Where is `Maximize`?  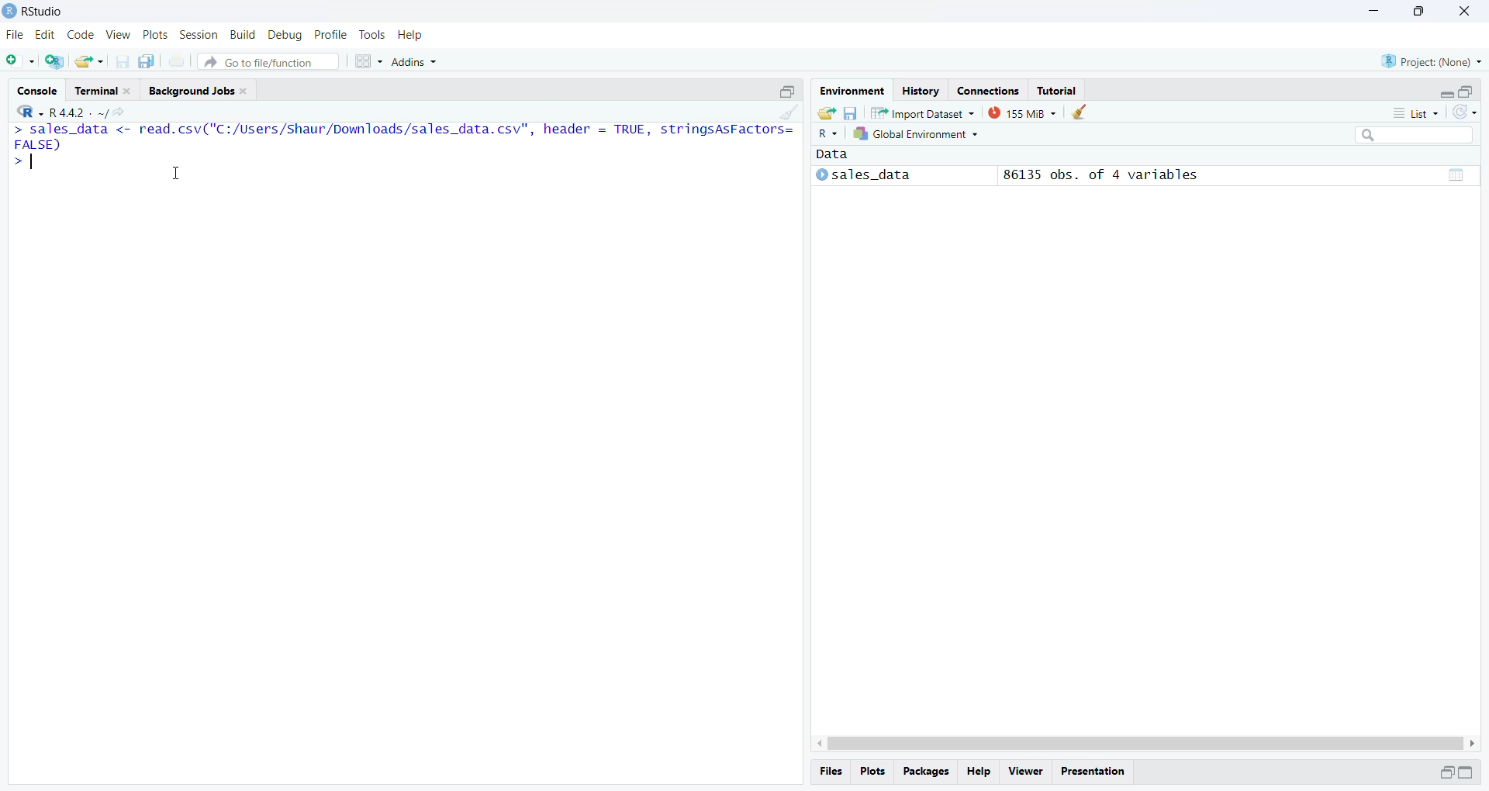 Maximize is located at coordinates (1467, 92).